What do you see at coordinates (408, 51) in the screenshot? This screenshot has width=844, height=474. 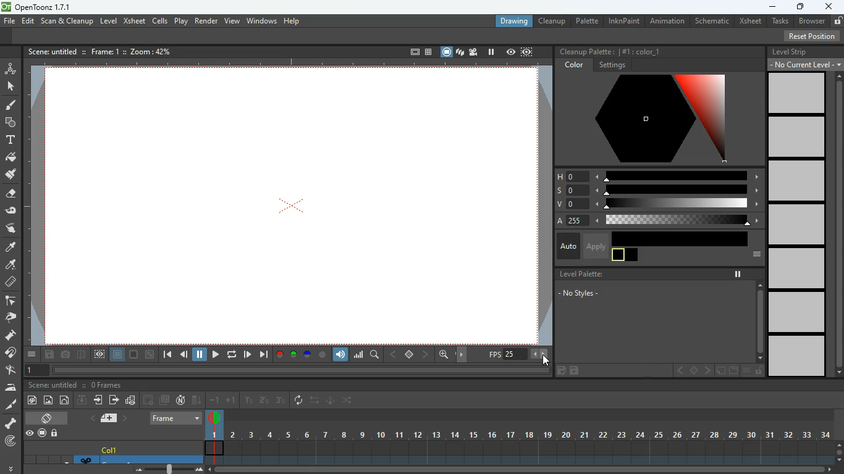 I see `frame` at bounding box center [408, 51].